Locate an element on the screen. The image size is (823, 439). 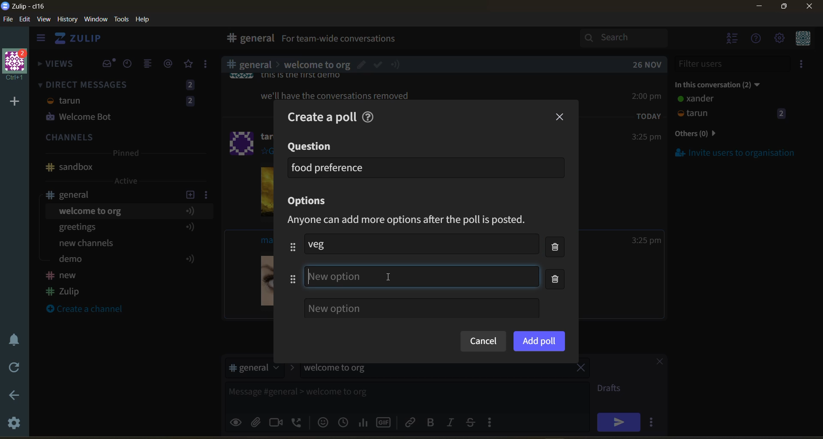
go back is located at coordinates (13, 396).